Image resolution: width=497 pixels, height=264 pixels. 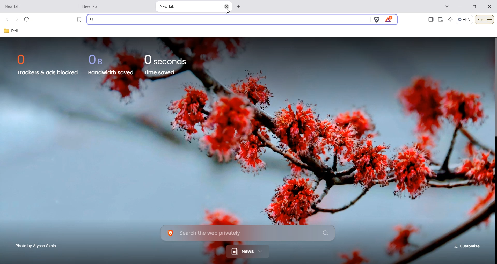 What do you see at coordinates (494, 87) in the screenshot?
I see `Vertical Scrollbar ` at bounding box center [494, 87].